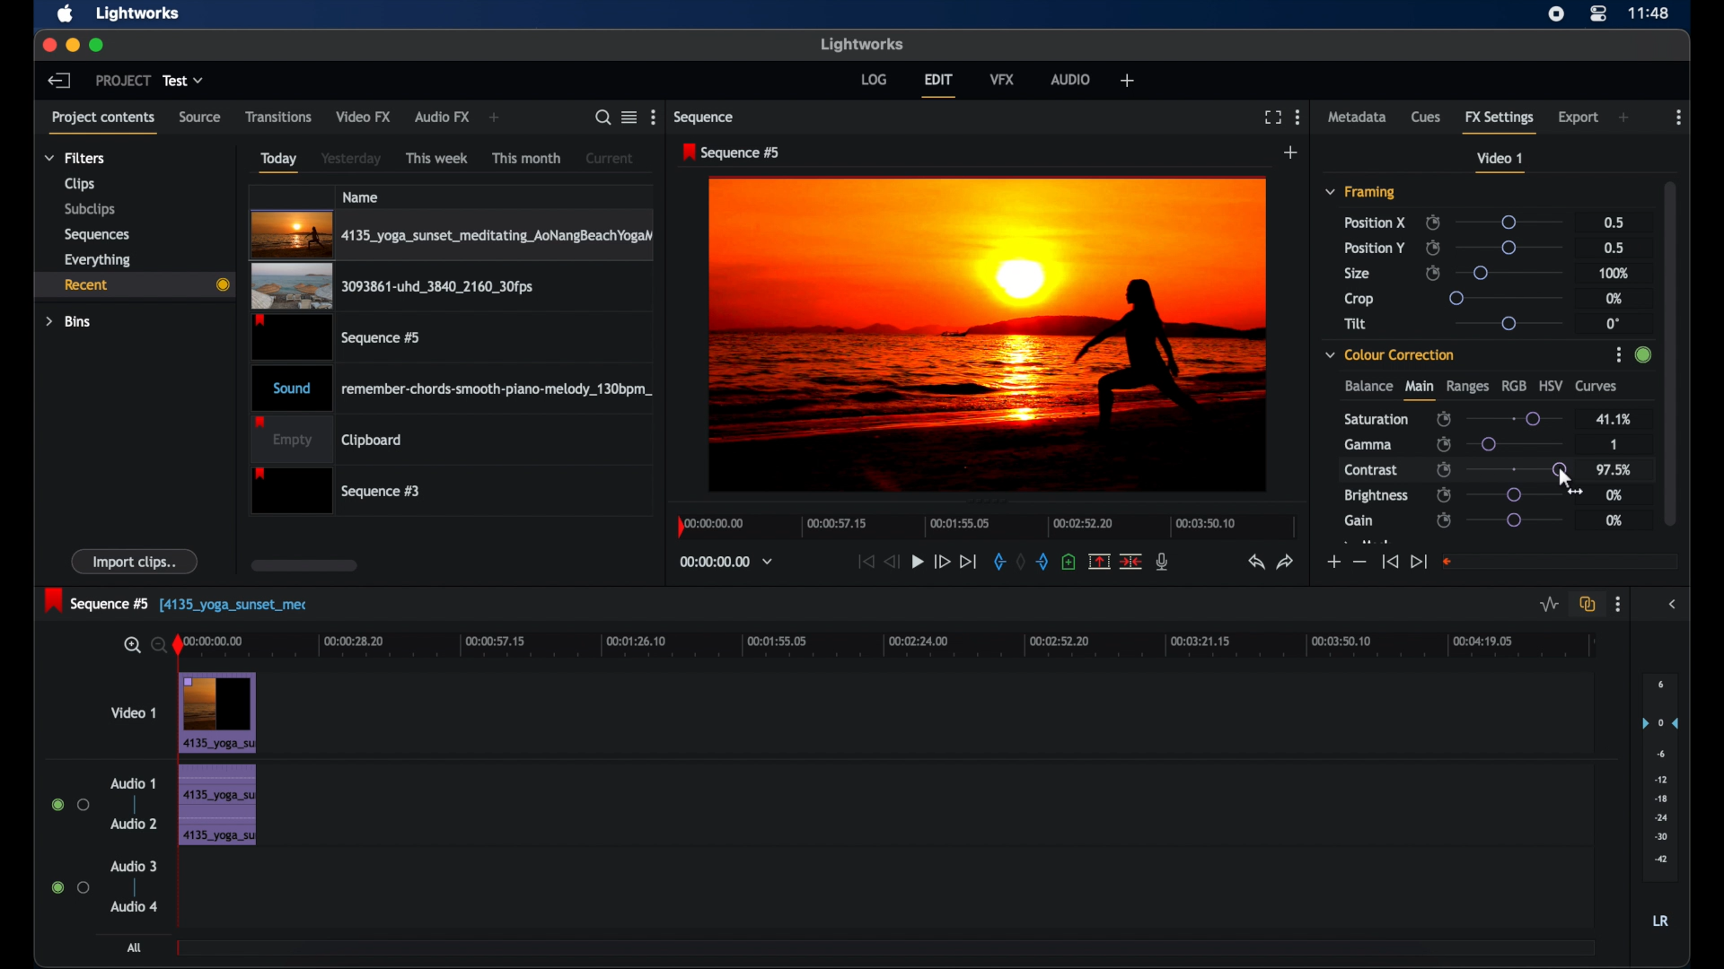 The width and height of the screenshot is (1724, 969). Describe the element at coordinates (1615, 495) in the screenshot. I see `0%` at that location.